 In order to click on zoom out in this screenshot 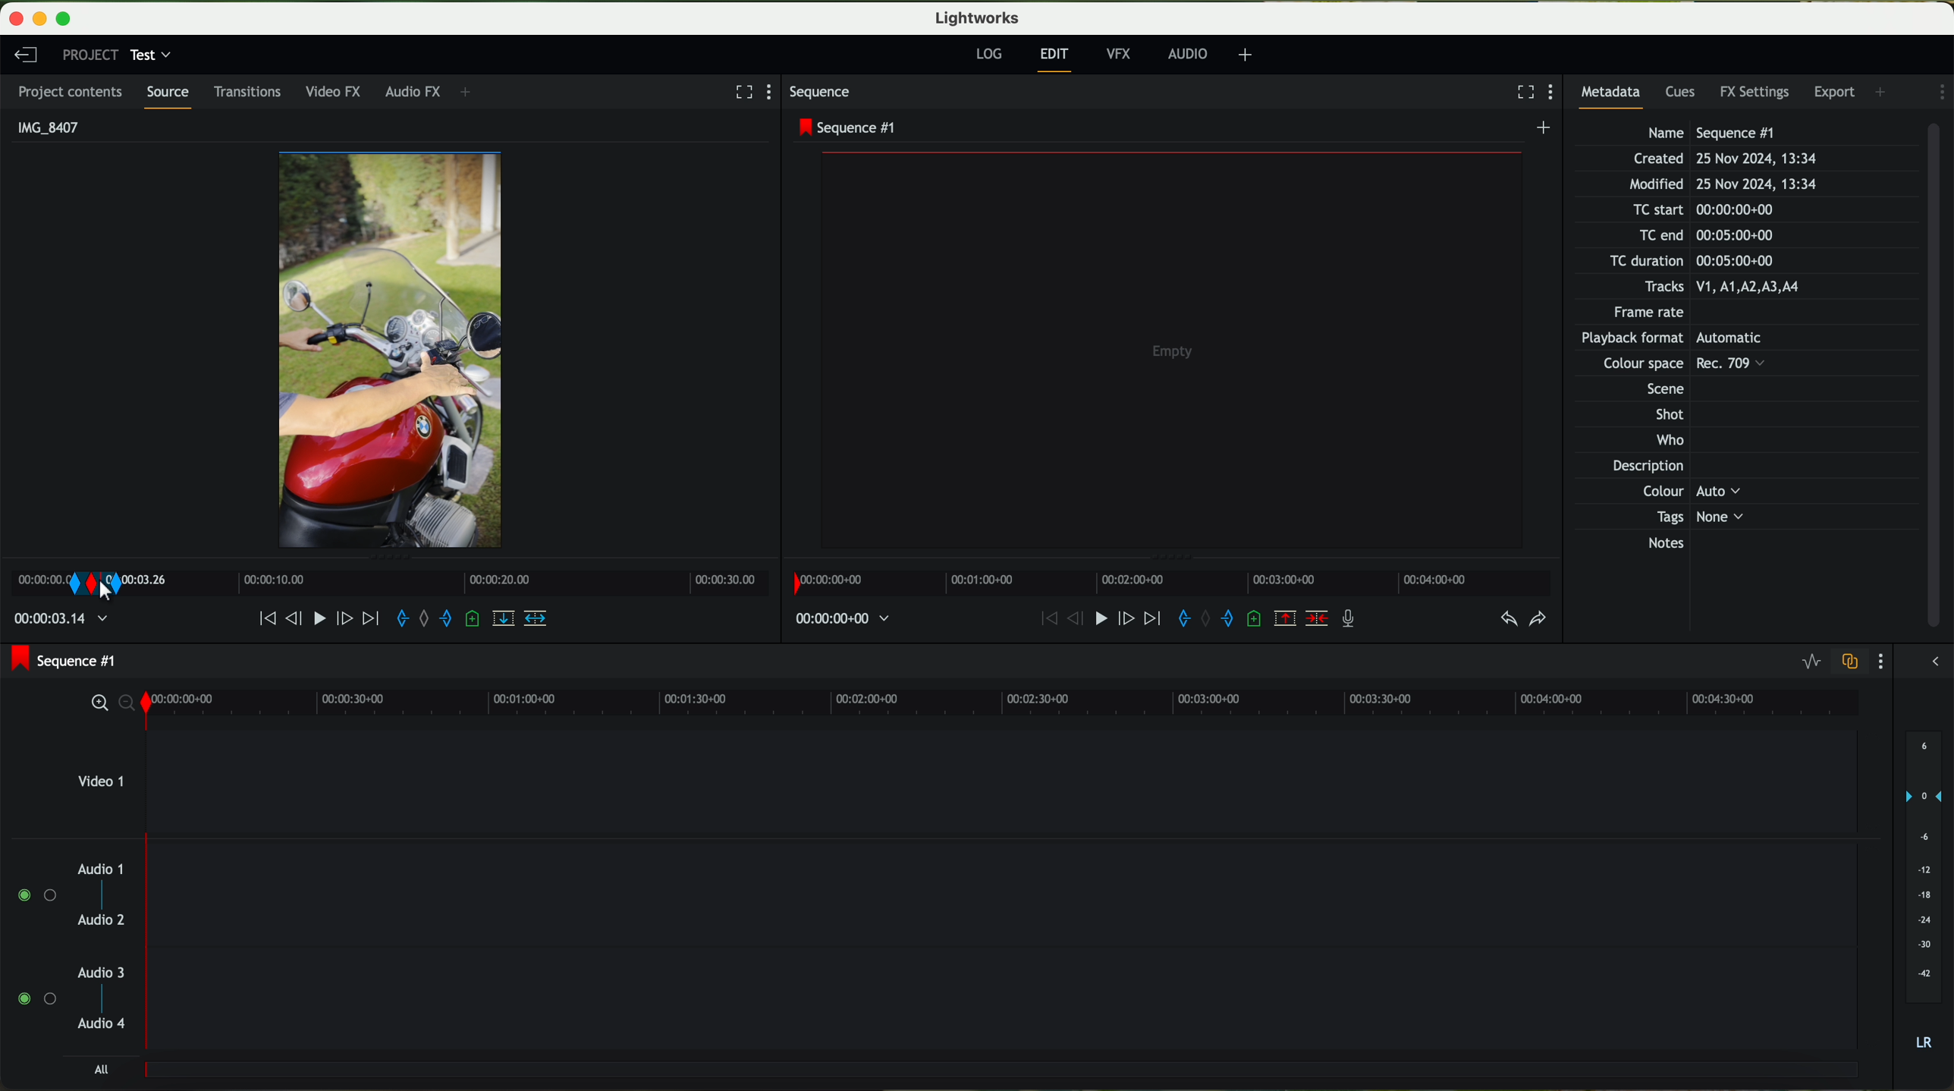, I will do `click(126, 706)`.